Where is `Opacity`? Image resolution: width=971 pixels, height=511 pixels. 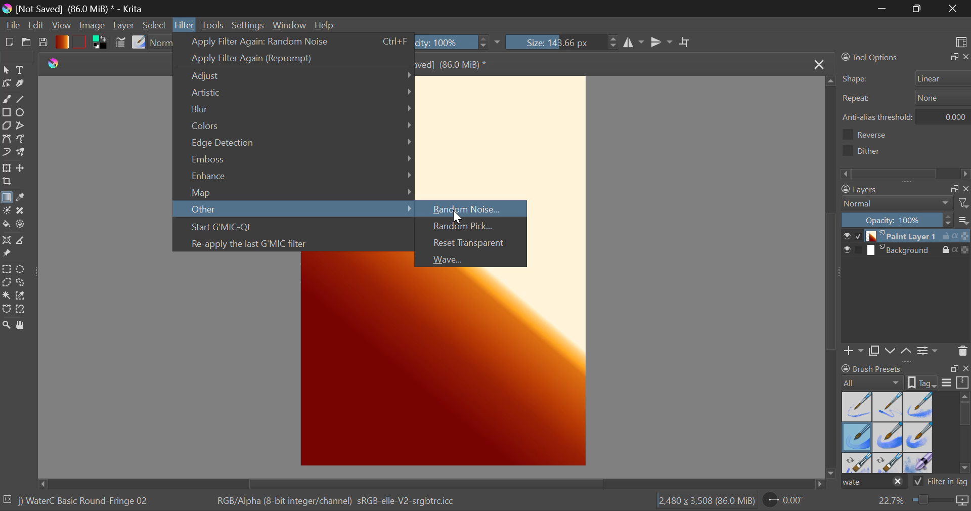 Opacity is located at coordinates (465, 42).